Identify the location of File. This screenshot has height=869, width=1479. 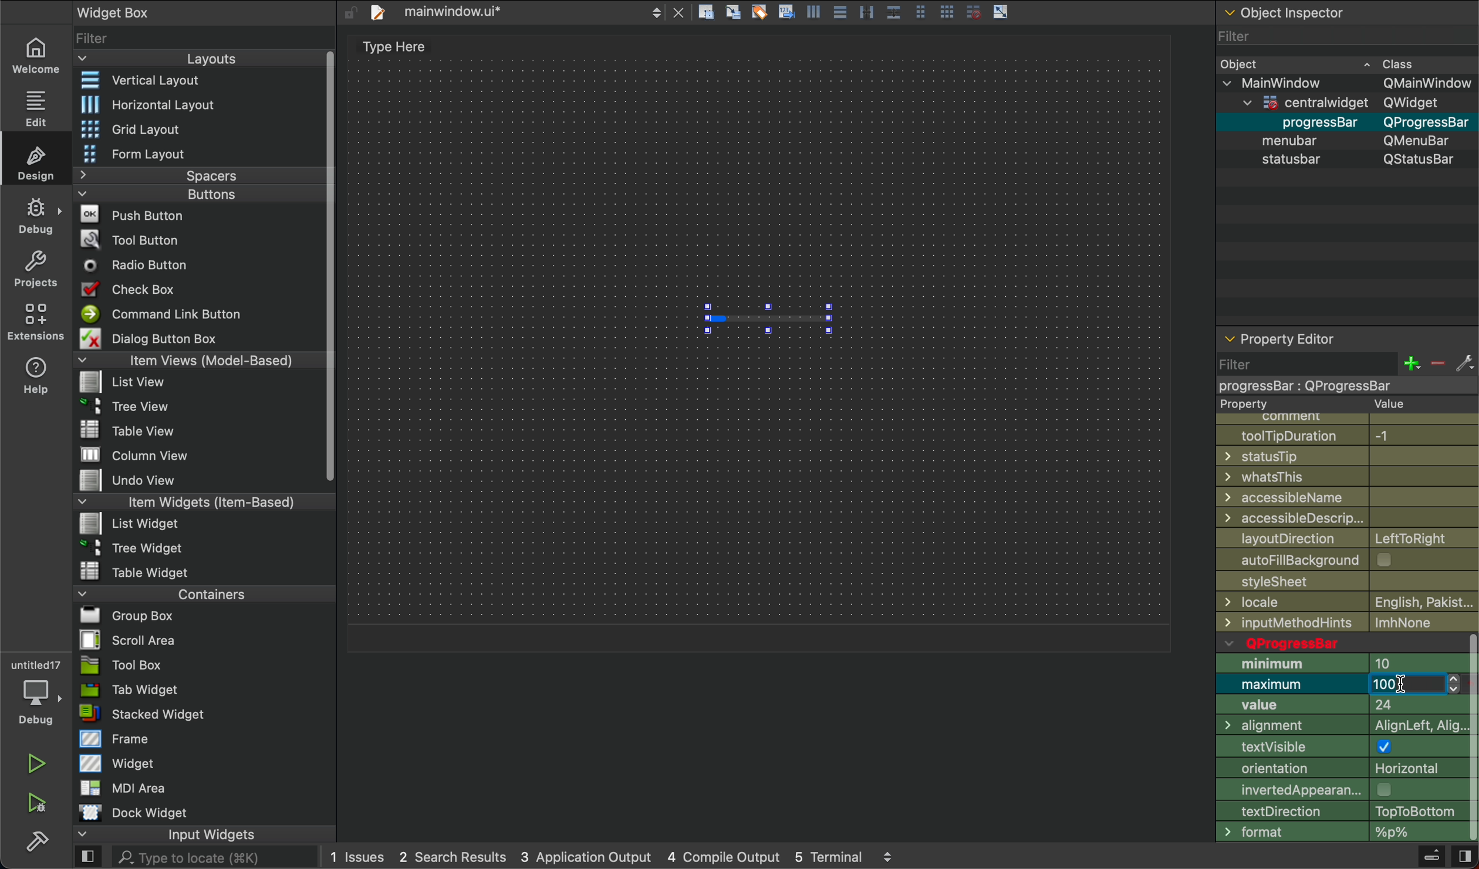
(136, 571).